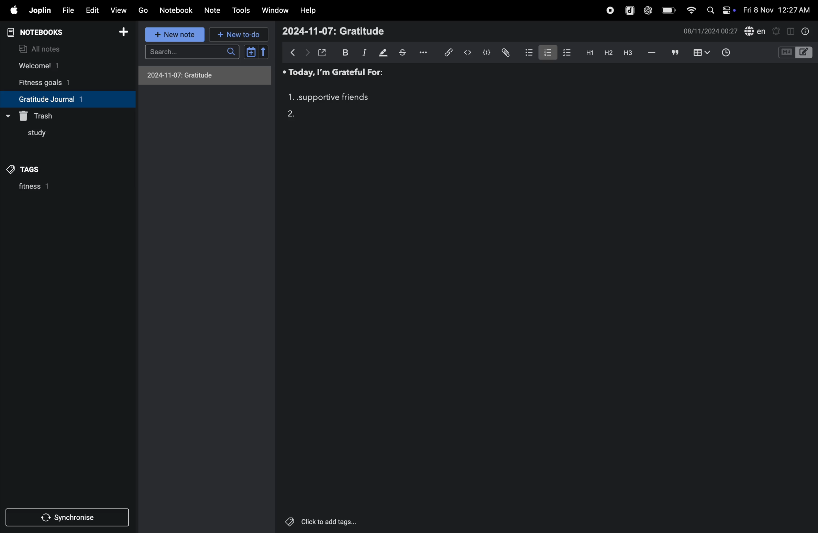  I want to click on 08/11/2024 00:27, so click(709, 31).